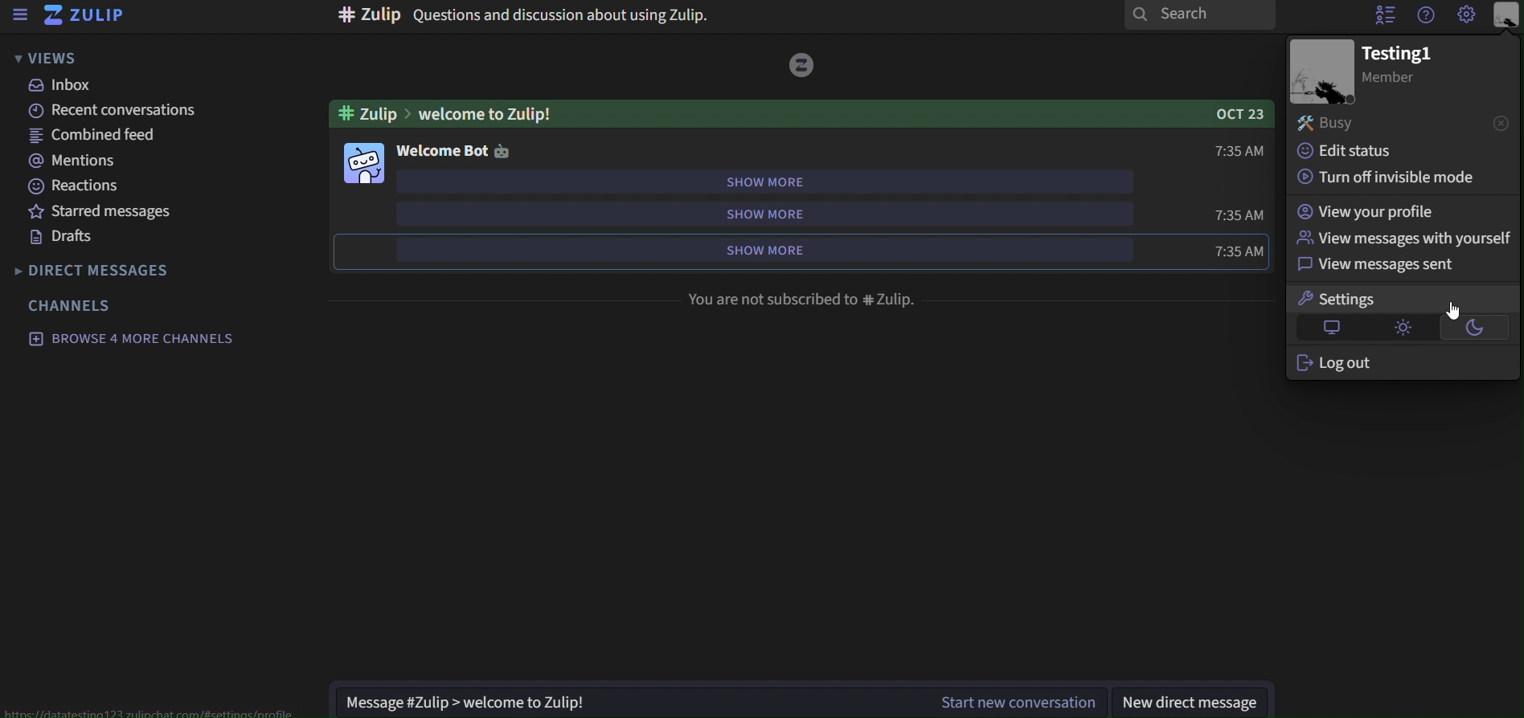  I want to click on sidebar, so click(21, 15).